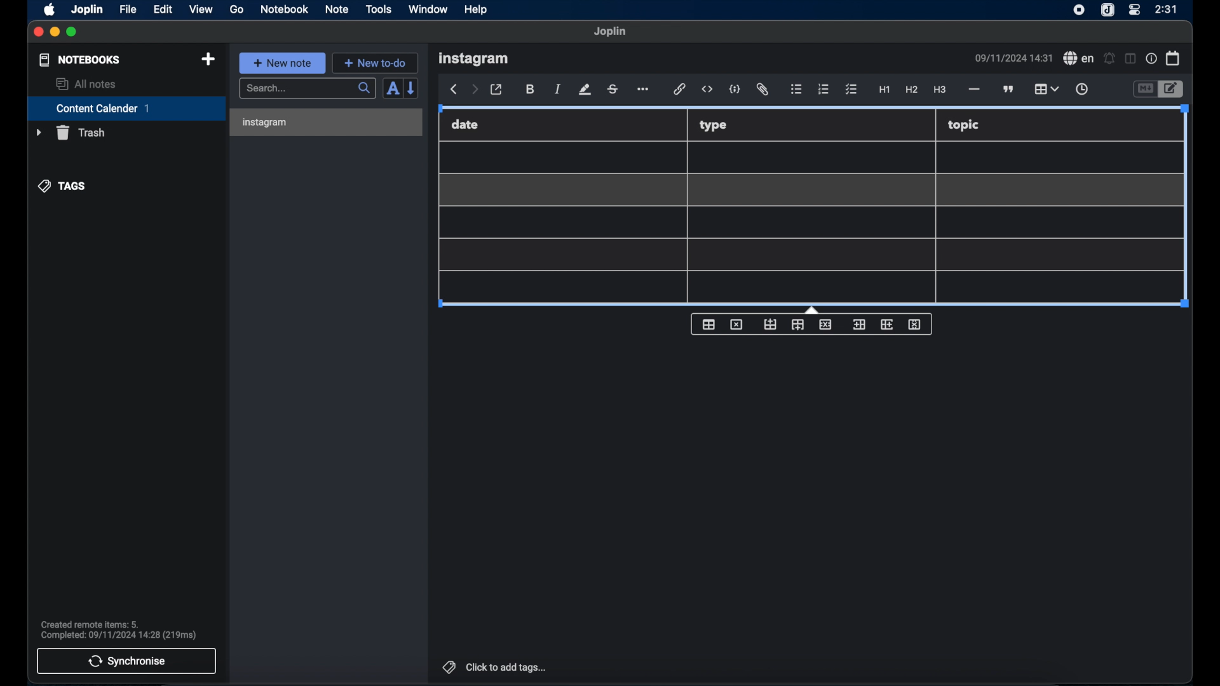 The image size is (1220, 686). Describe the element at coordinates (1144, 88) in the screenshot. I see `toggle editor` at that location.